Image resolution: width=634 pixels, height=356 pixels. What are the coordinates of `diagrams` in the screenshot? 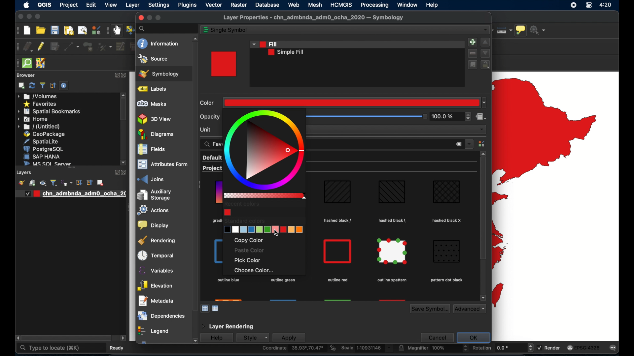 It's located at (157, 134).